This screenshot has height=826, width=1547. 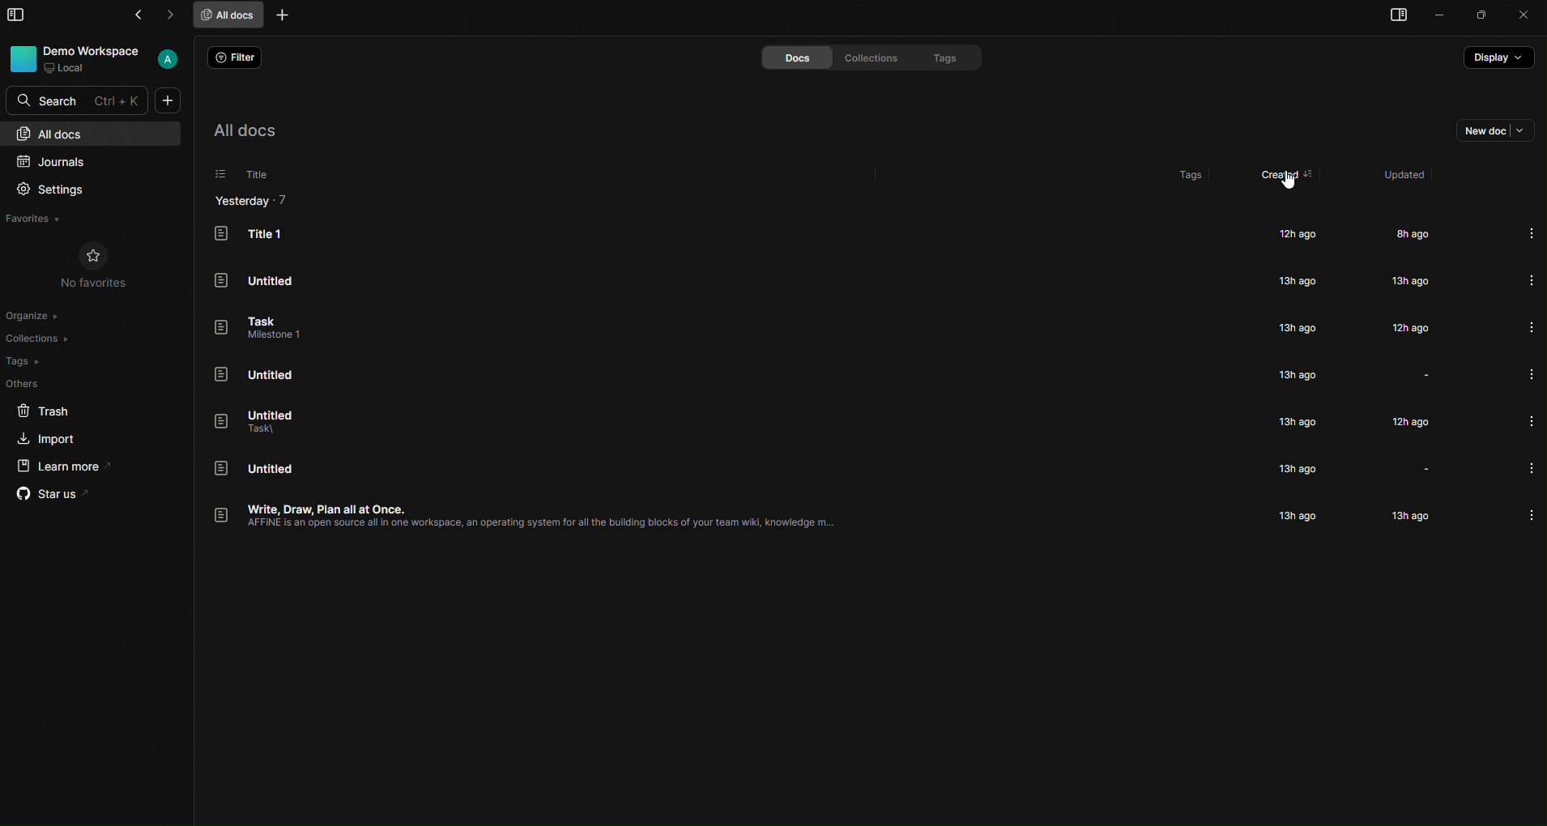 What do you see at coordinates (1295, 422) in the screenshot?
I see `13h ago` at bounding box center [1295, 422].